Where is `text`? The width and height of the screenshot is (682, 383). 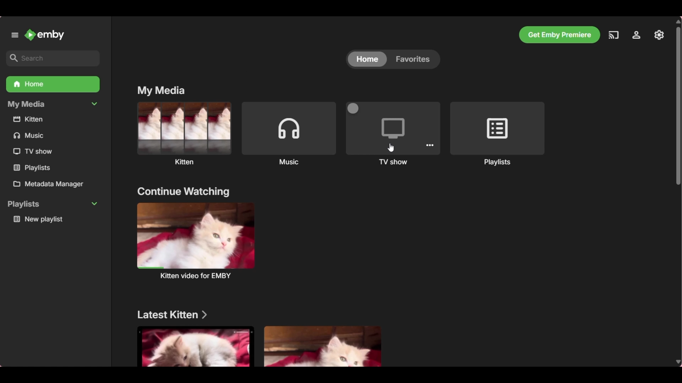
text is located at coordinates (498, 162).